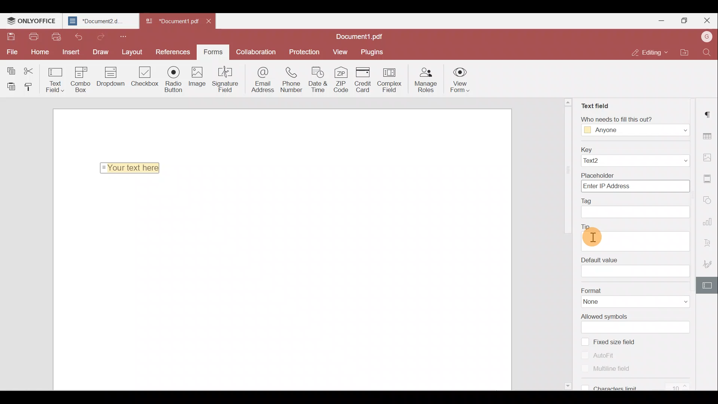 This screenshot has height=404, width=718. I want to click on Text field, so click(594, 103).